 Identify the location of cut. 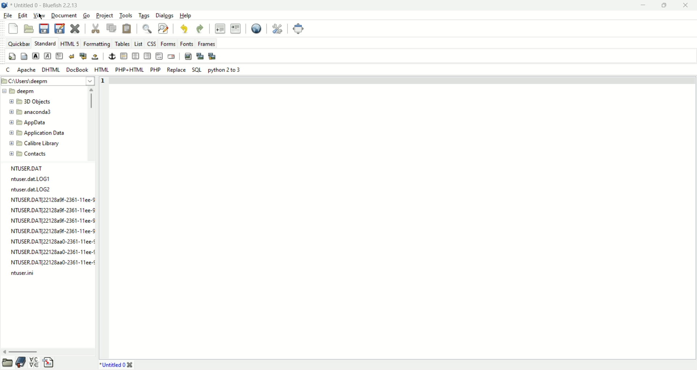
(96, 29).